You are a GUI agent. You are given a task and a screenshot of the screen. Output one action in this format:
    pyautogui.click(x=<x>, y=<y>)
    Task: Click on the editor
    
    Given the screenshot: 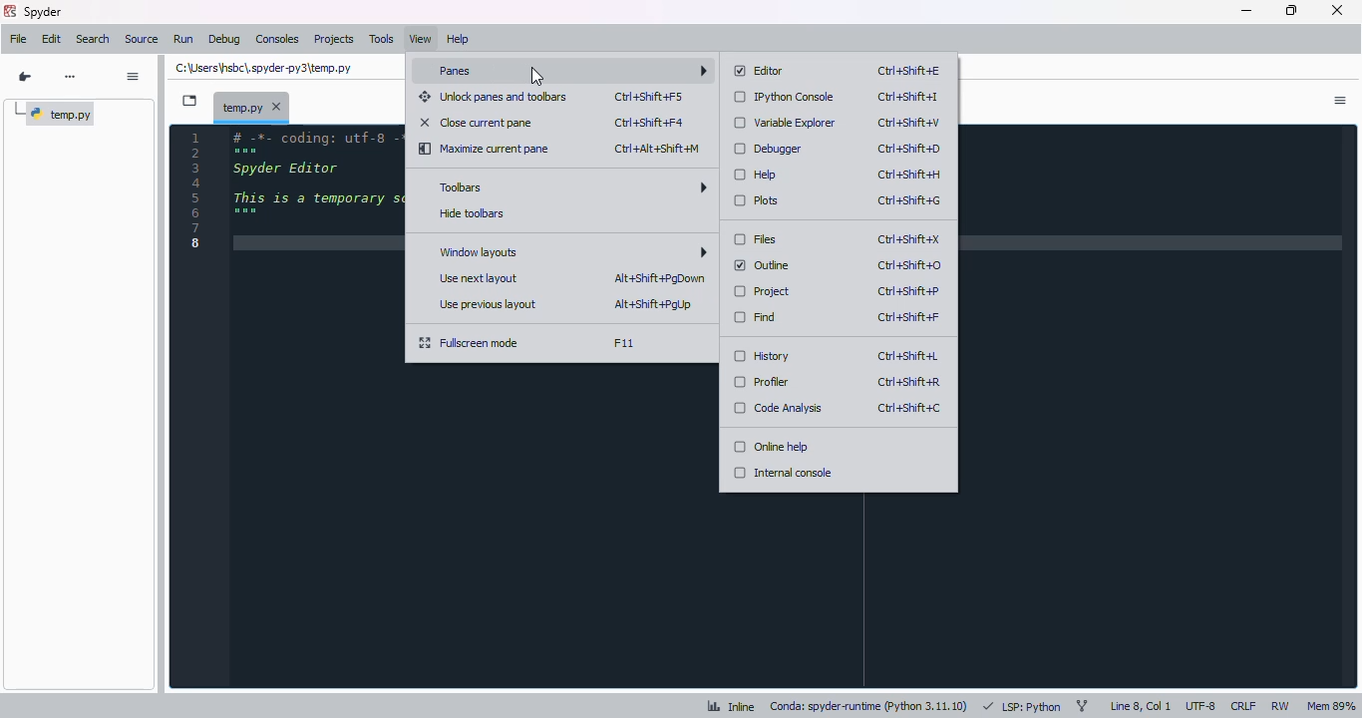 What is the action you would take?
    pyautogui.click(x=315, y=405)
    